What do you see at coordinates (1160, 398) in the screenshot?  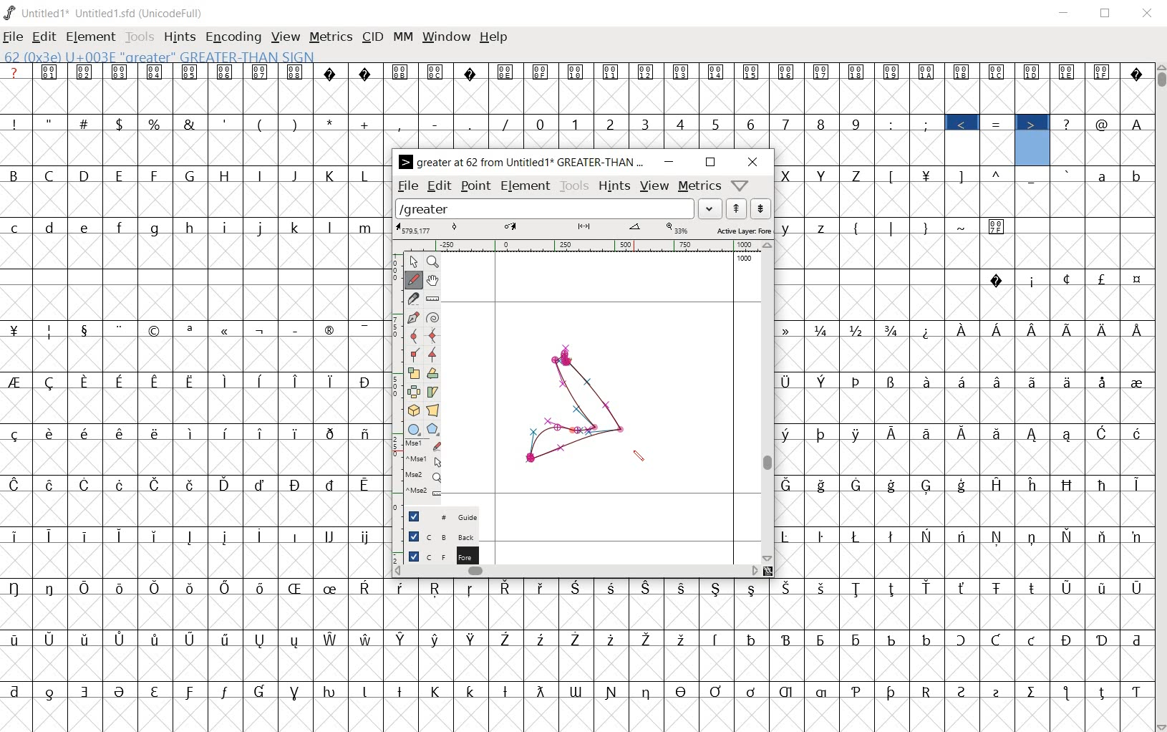 I see `scrollbar` at bounding box center [1160, 398].